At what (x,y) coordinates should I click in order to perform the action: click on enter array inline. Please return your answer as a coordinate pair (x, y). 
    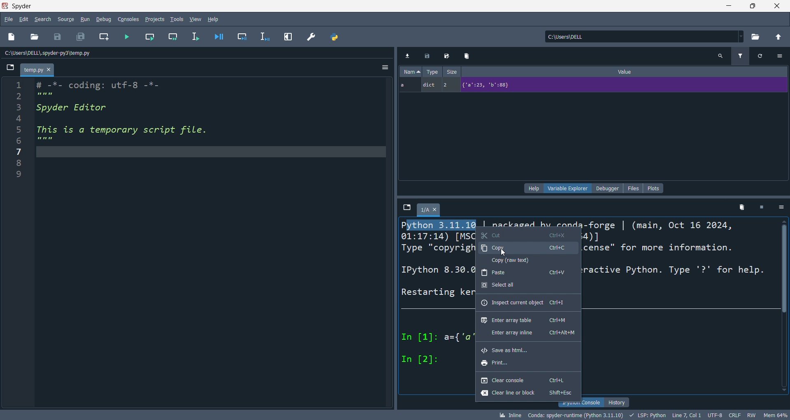
    Looking at the image, I should click on (527, 333).